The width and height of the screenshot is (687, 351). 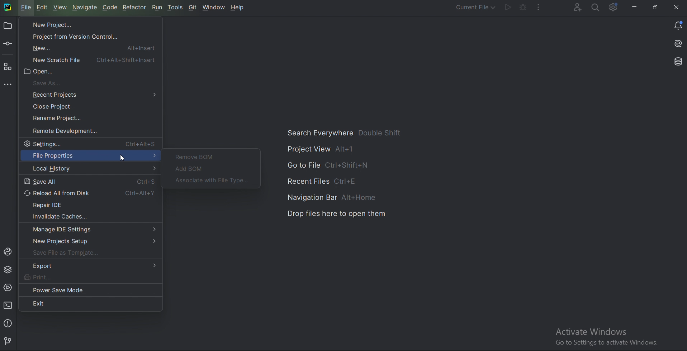 I want to click on Terminal, so click(x=8, y=305).